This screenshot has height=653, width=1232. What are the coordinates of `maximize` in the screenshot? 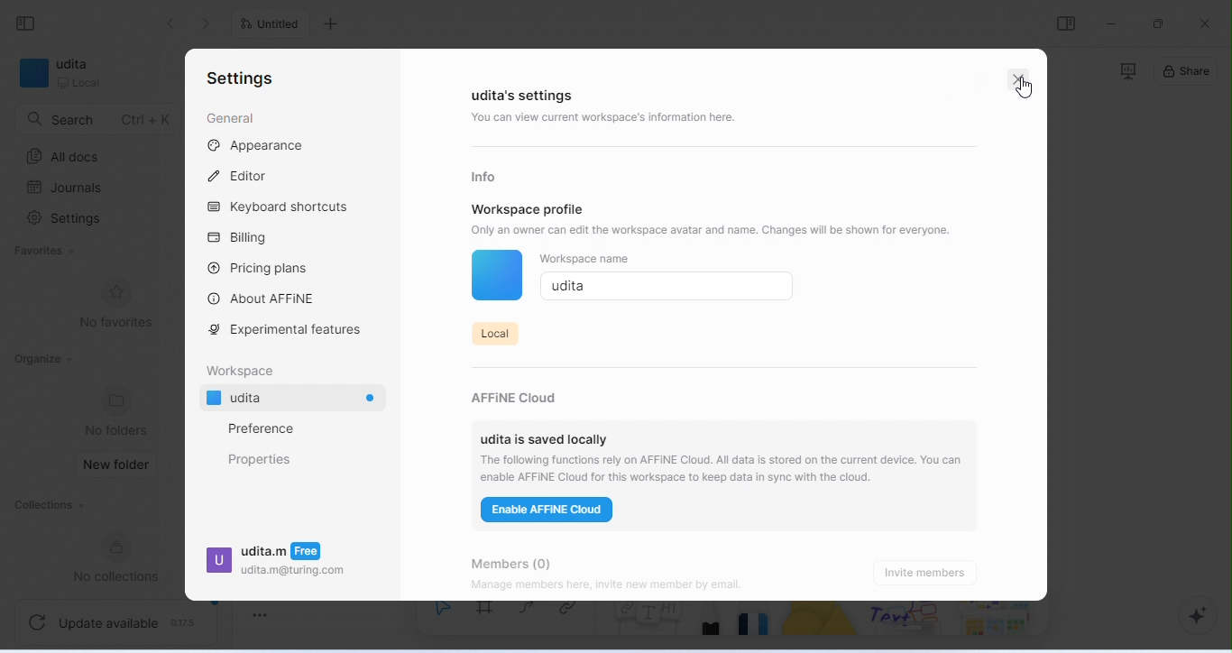 It's located at (1161, 23).